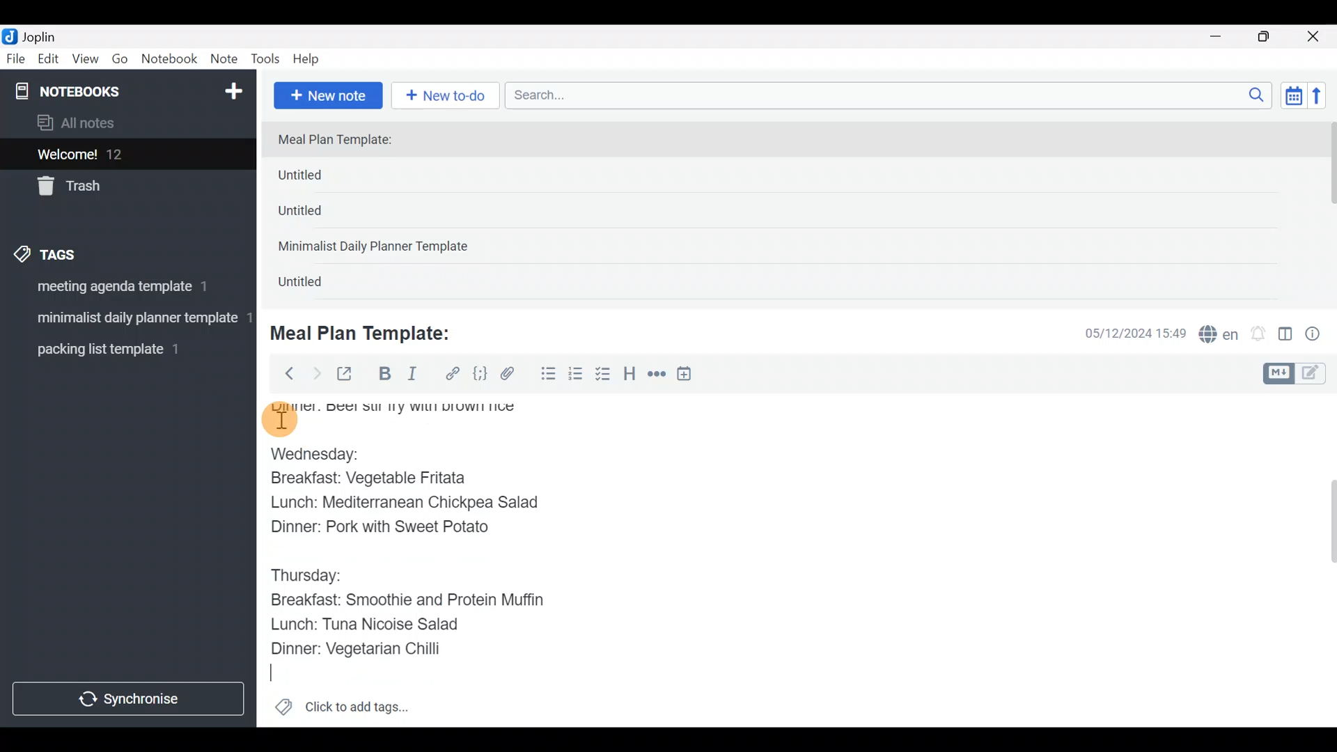  What do you see at coordinates (350, 375) in the screenshot?
I see `Toggle external editing` at bounding box center [350, 375].